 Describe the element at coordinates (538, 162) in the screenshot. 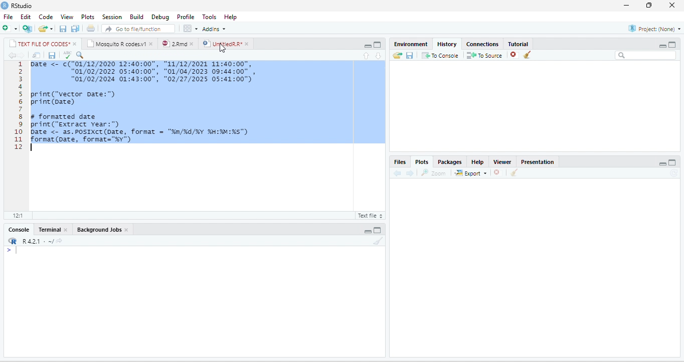

I see `Presentation` at that location.